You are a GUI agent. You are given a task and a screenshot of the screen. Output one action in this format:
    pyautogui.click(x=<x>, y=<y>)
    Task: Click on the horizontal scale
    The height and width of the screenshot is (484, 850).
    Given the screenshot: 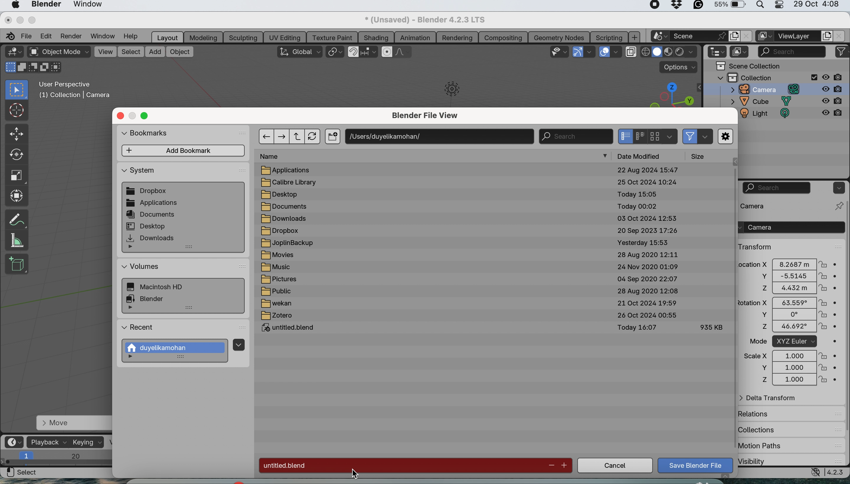 What is the action you would take?
    pyautogui.click(x=58, y=459)
    